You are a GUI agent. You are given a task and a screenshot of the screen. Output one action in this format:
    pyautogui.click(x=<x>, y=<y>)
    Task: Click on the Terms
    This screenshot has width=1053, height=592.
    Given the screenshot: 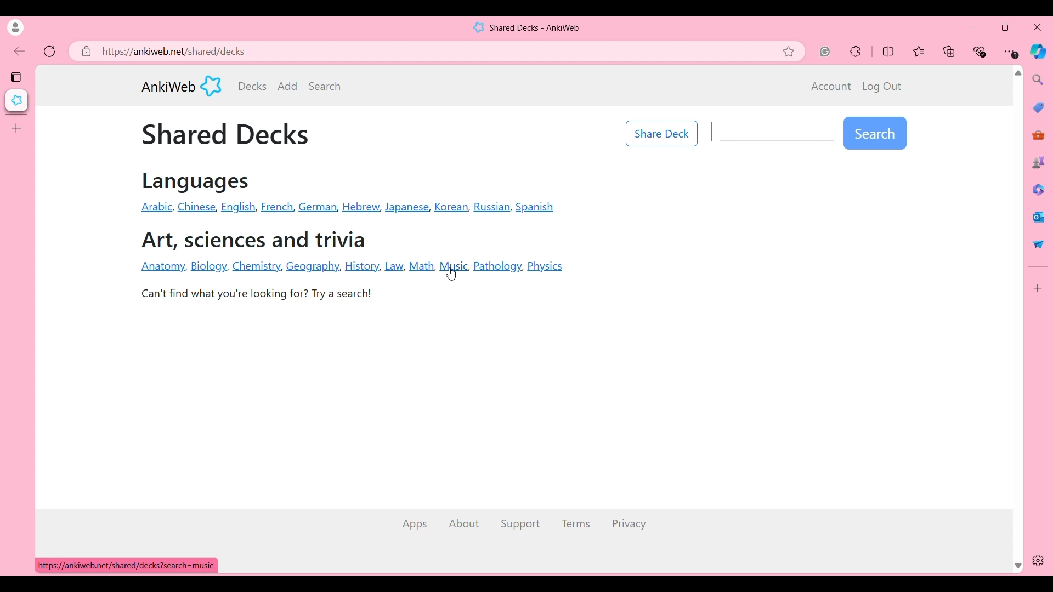 What is the action you would take?
    pyautogui.click(x=577, y=523)
    